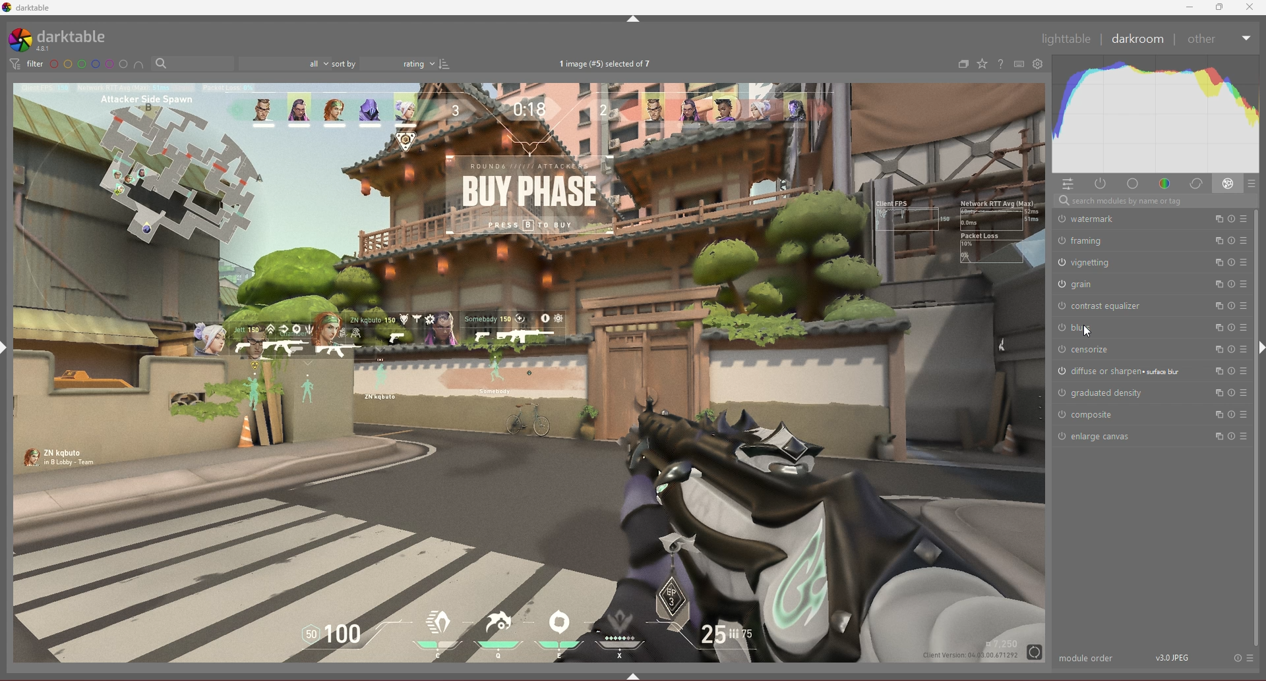 Image resolution: width=1266 pixels, height=681 pixels. What do you see at coordinates (1244, 435) in the screenshot?
I see `presets` at bounding box center [1244, 435].